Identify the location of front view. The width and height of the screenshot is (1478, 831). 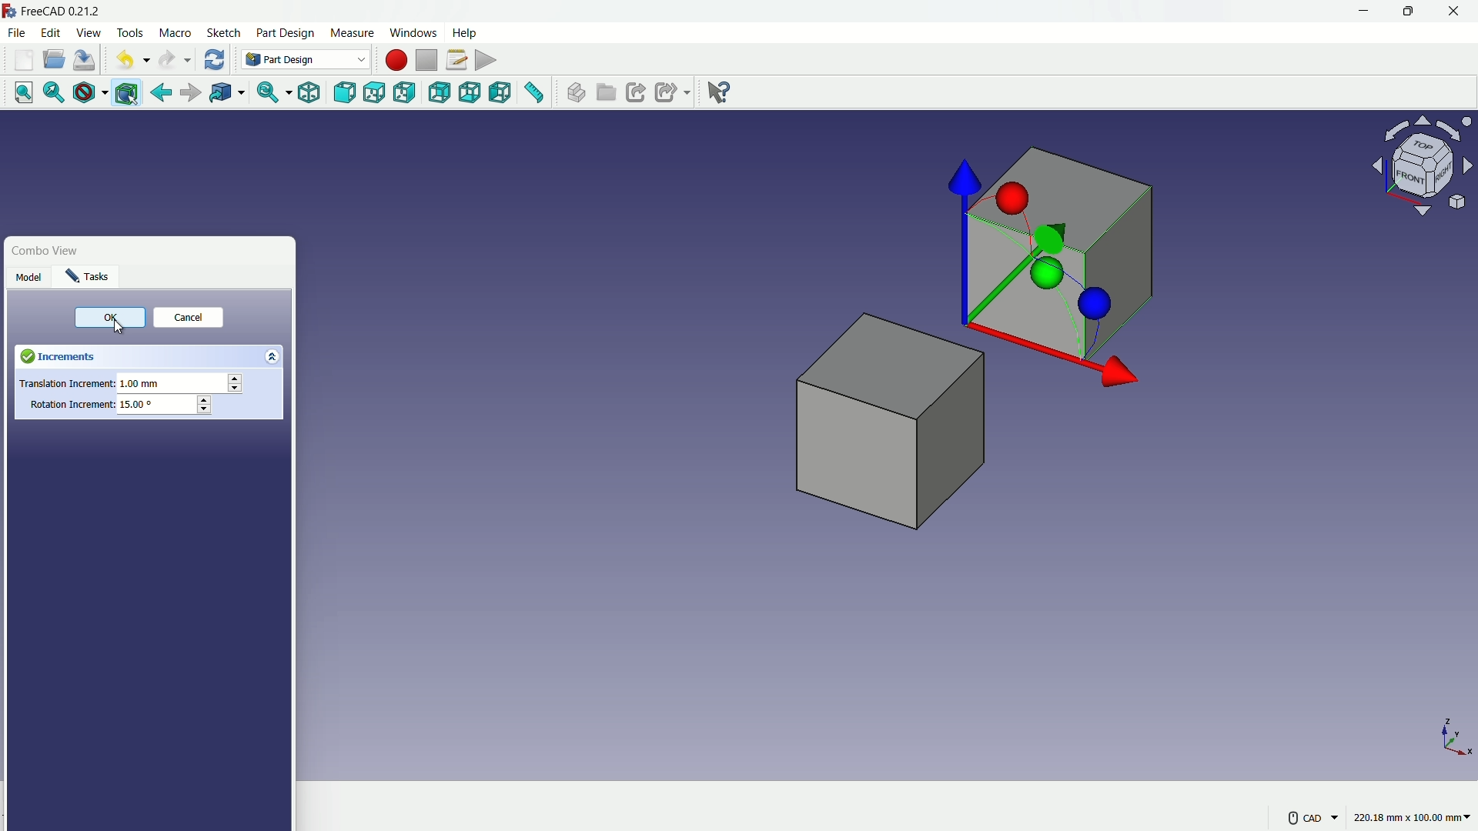
(346, 93).